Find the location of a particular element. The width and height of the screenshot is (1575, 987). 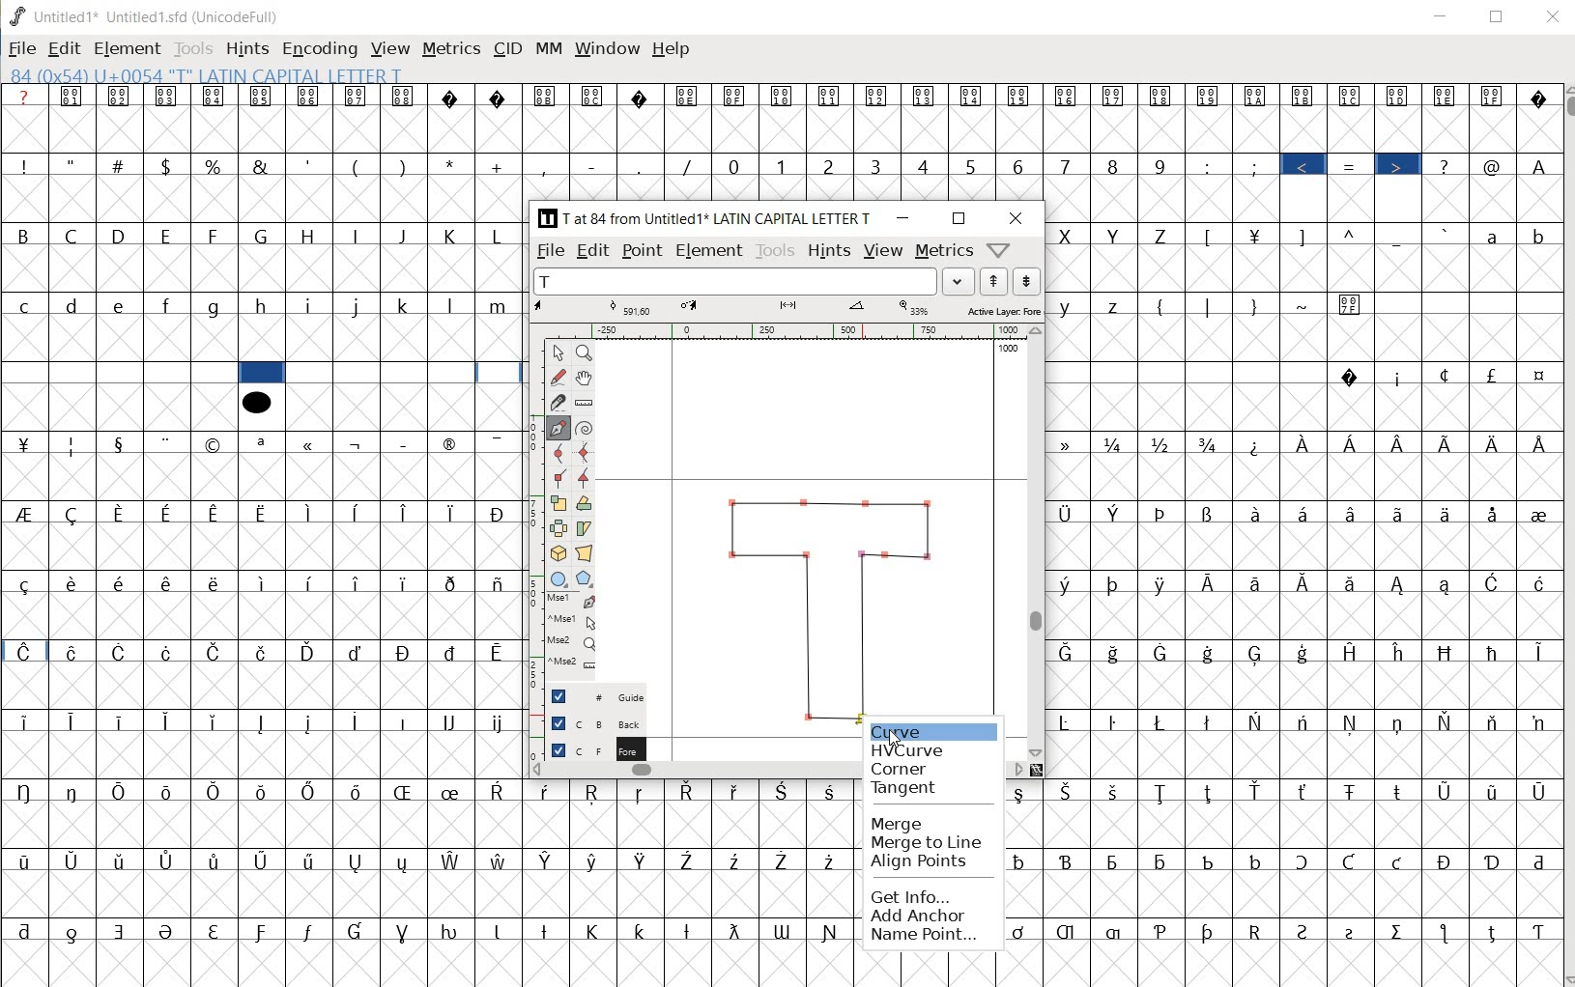

Symbol is located at coordinates (1494, 931).